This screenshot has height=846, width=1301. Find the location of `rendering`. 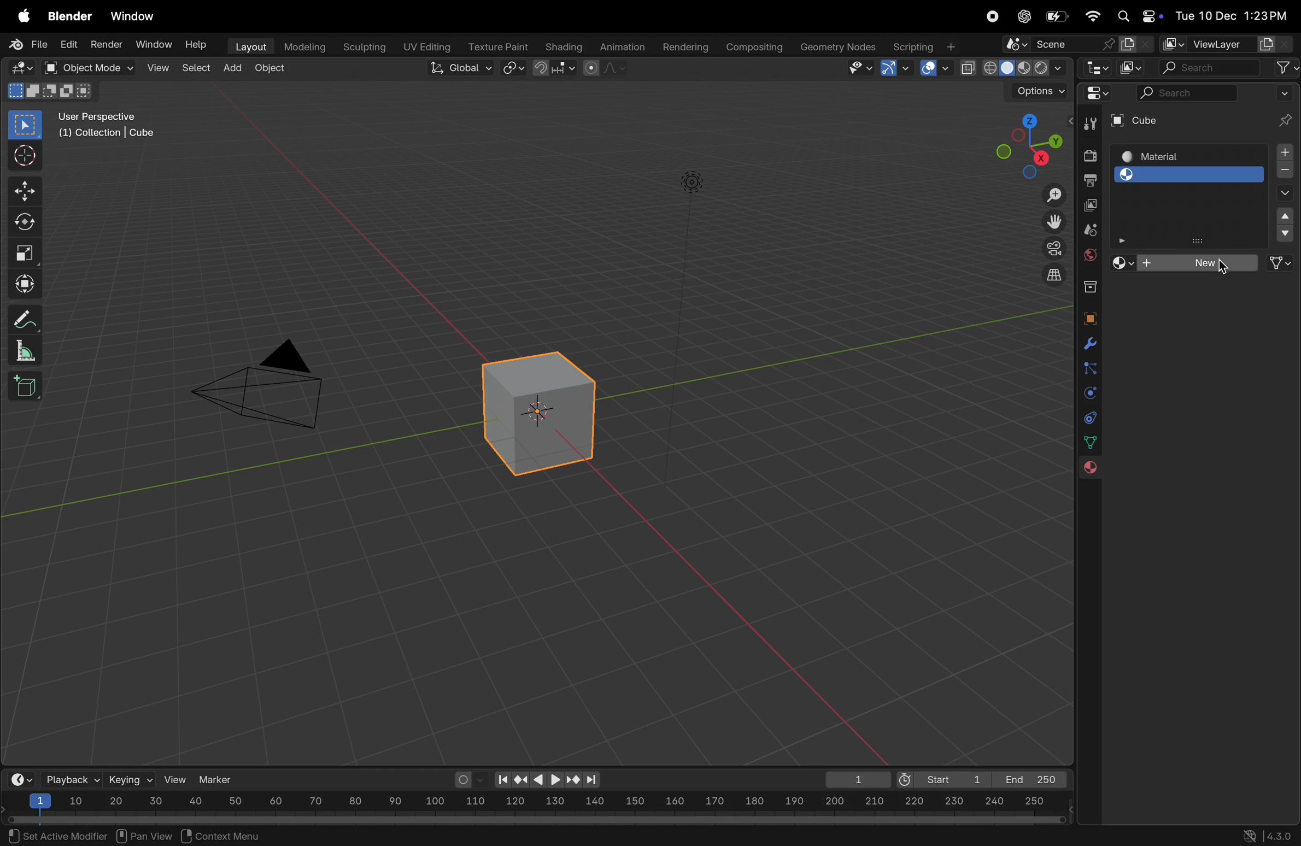

rendering is located at coordinates (682, 46).